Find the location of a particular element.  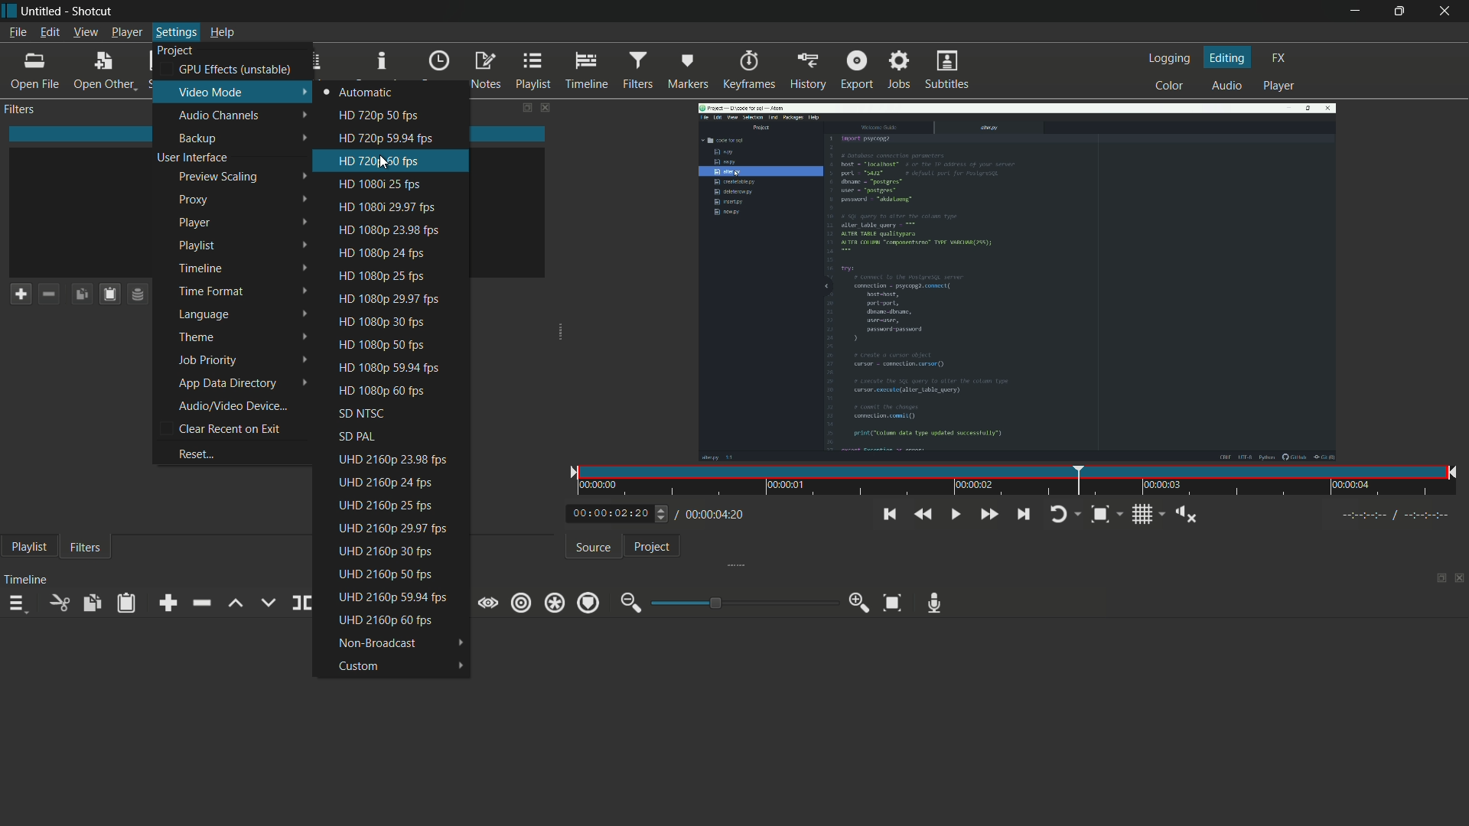

save filter set is located at coordinates (138, 293).